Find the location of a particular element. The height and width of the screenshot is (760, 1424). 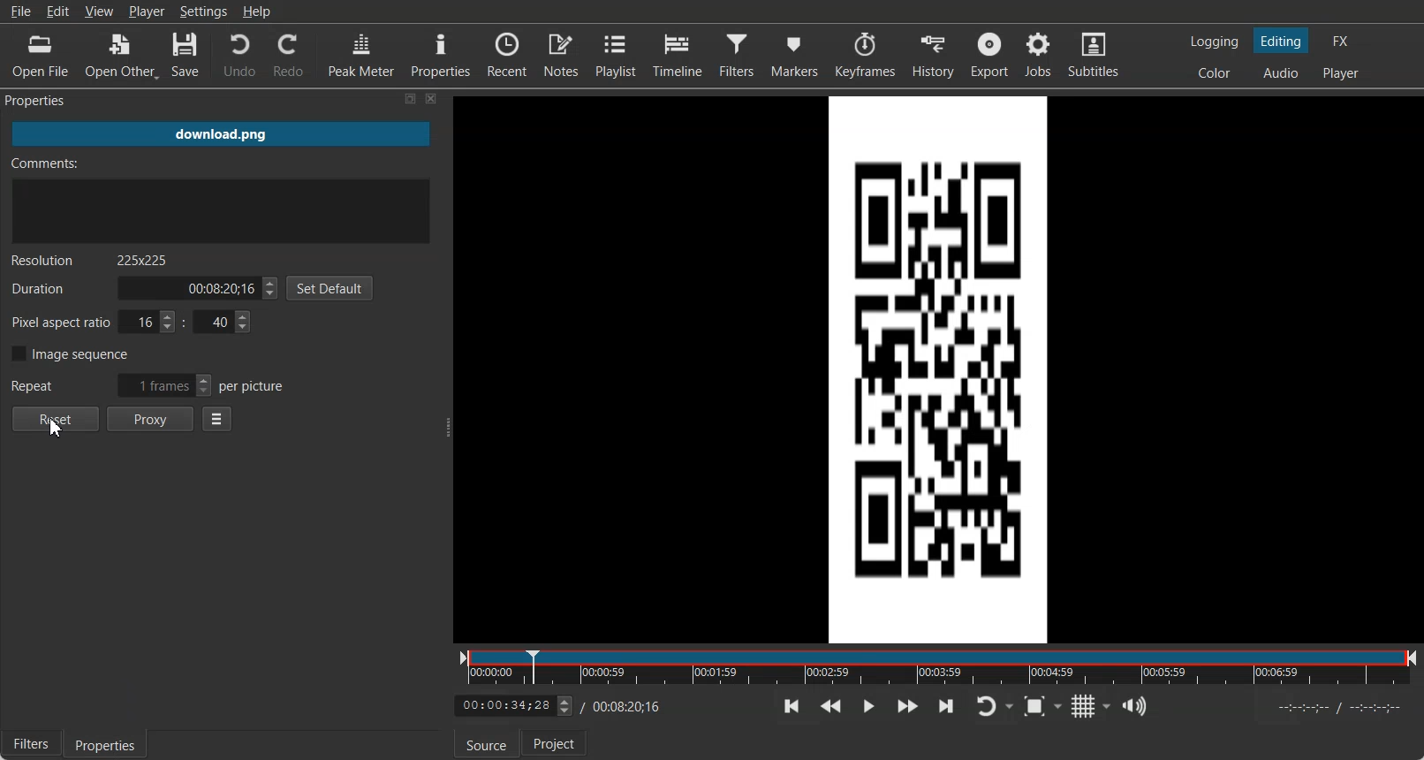

Open File is located at coordinates (40, 54).